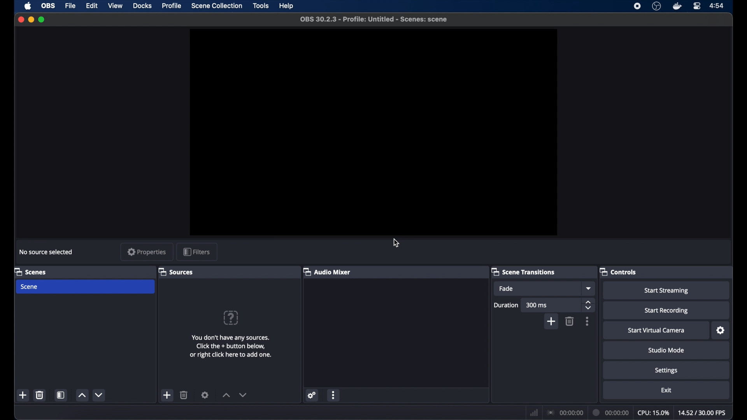  Describe the element at coordinates (231, 318) in the screenshot. I see `question mark icon` at that location.